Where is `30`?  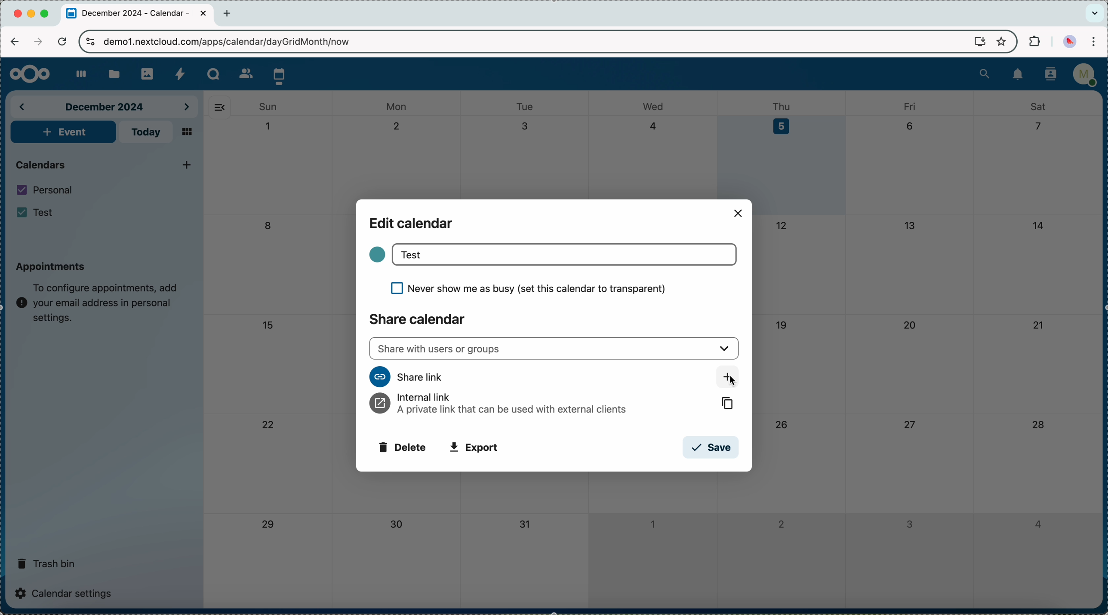
30 is located at coordinates (400, 526).